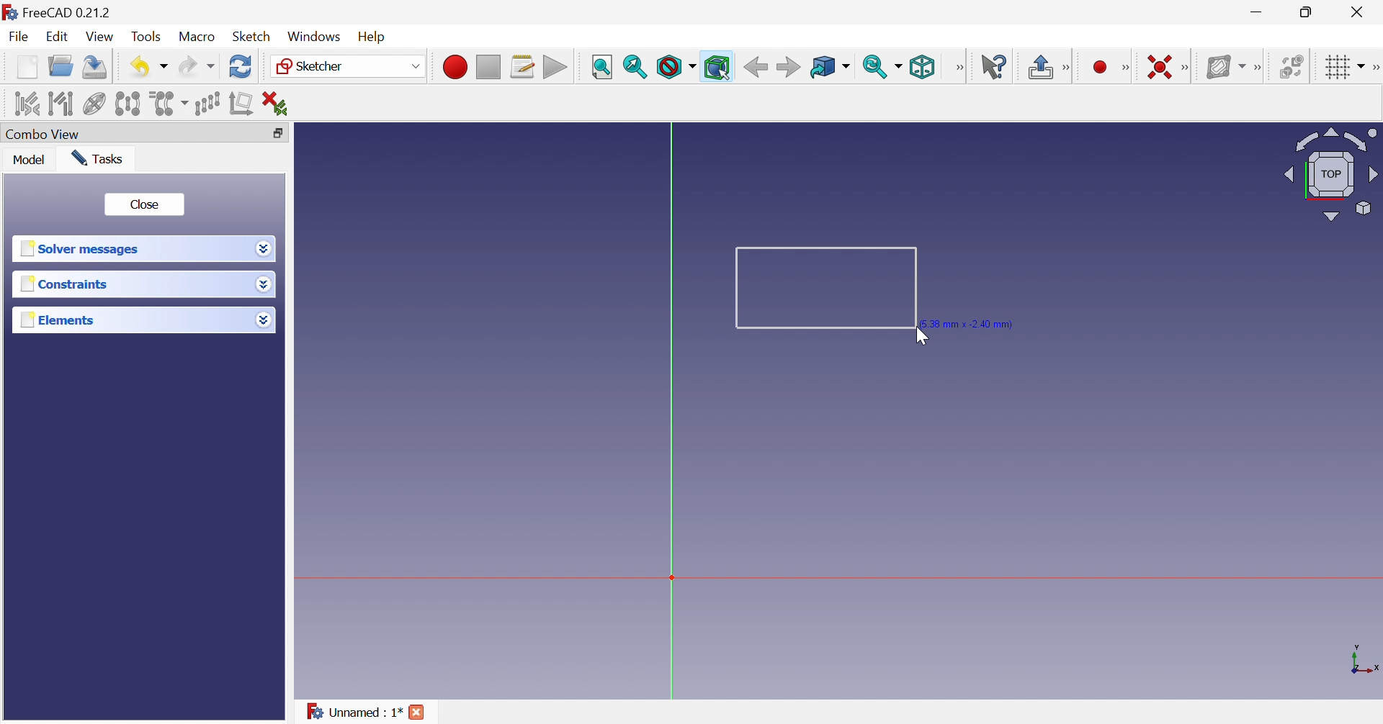 This screenshot has height=724, width=1383. I want to click on Drop down, so click(264, 321).